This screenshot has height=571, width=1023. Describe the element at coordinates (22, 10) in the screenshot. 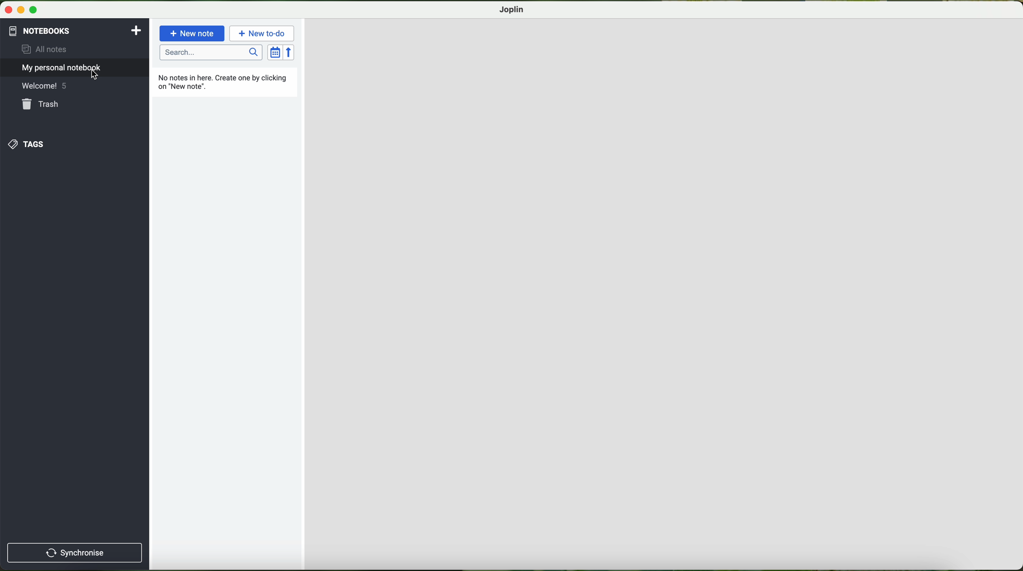

I see `minimize` at that location.